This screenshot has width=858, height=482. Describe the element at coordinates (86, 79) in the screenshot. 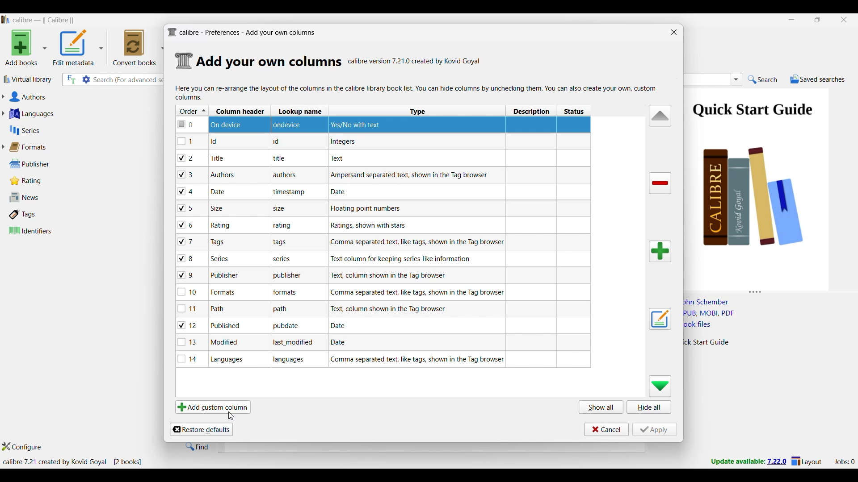

I see `Advanced search` at that location.